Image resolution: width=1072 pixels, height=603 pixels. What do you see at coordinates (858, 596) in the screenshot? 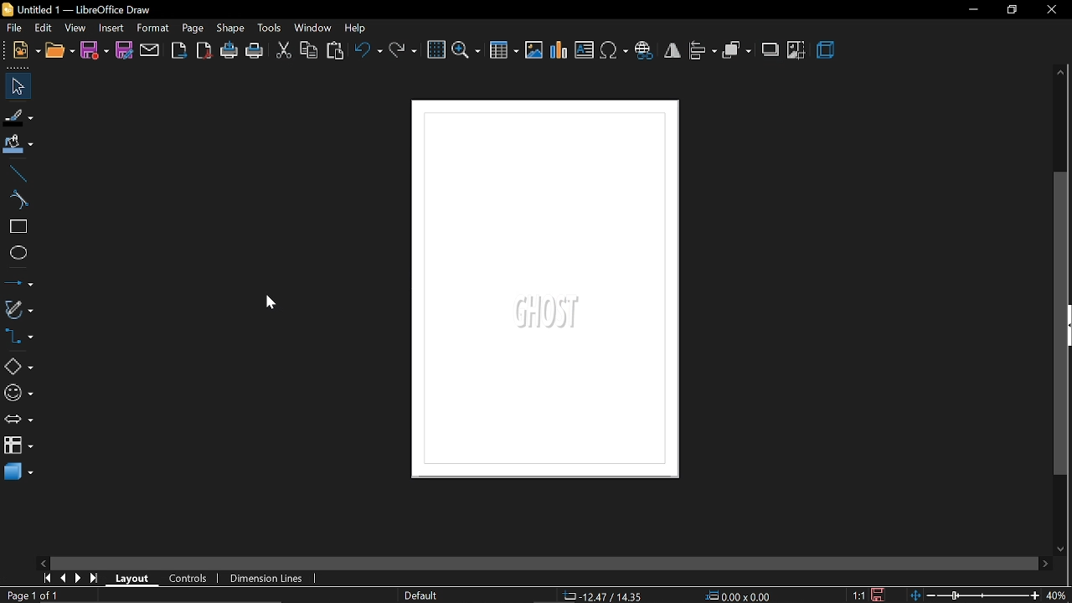
I see `scaling factor` at bounding box center [858, 596].